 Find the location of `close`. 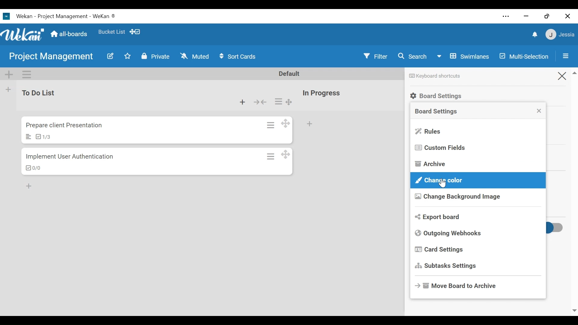

close is located at coordinates (567, 15).